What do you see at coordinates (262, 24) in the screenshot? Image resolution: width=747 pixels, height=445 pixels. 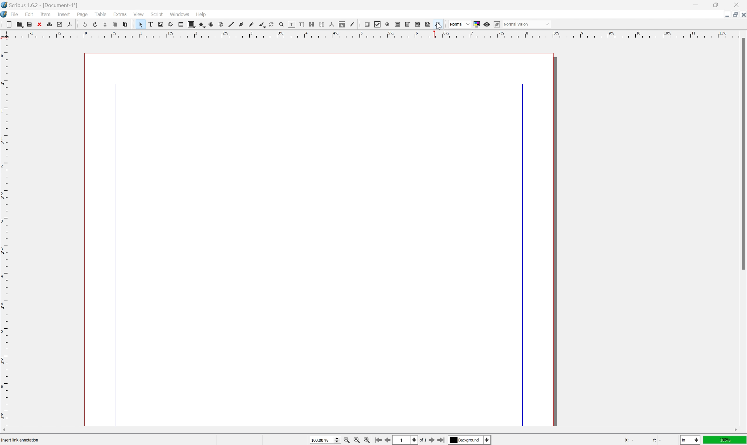 I see `calligraphy line` at bounding box center [262, 24].